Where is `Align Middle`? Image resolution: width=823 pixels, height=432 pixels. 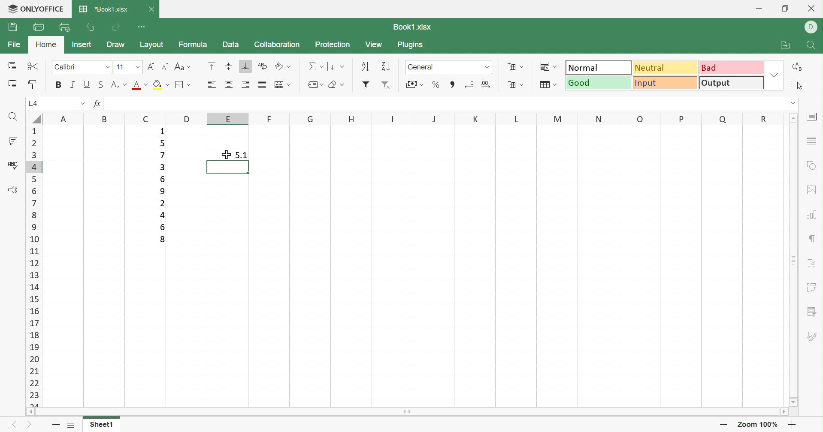 Align Middle is located at coordinates (229, 66).